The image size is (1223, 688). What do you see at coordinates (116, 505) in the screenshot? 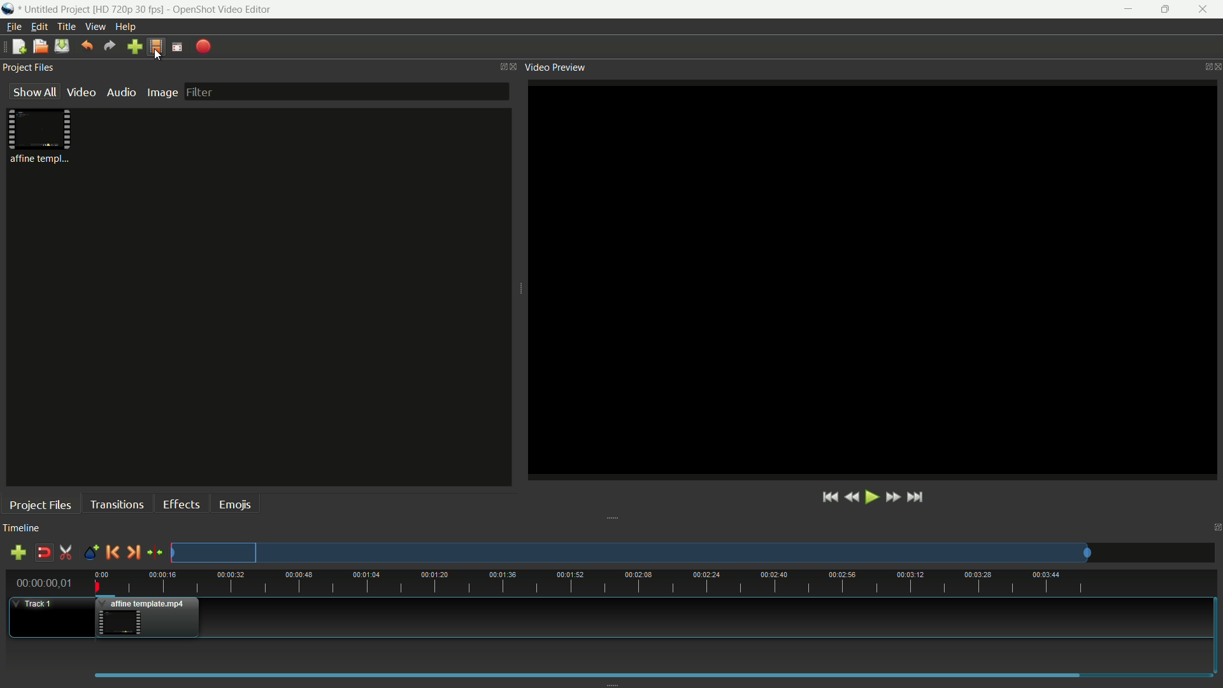
I see `transitions` at bounding box center [116, 505].